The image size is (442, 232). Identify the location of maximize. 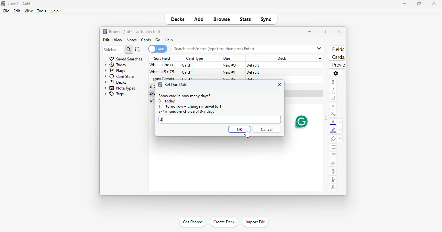
(419, 4).